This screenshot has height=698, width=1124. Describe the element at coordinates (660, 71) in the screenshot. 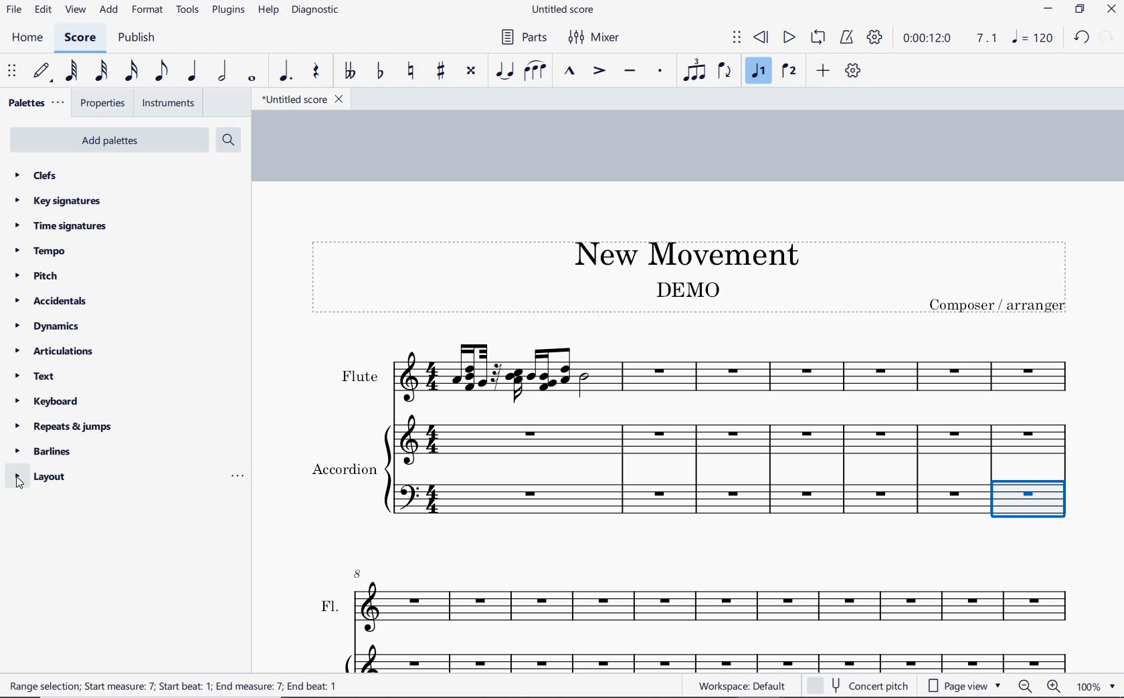

I see `staccato` at that location.